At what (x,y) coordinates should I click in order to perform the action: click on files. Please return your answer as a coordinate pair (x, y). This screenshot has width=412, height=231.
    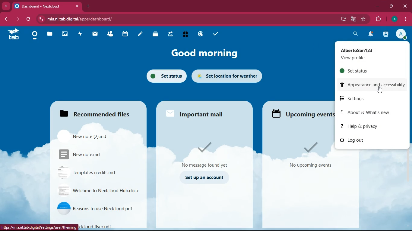
    Looking at the image, I should click on (49, 35).